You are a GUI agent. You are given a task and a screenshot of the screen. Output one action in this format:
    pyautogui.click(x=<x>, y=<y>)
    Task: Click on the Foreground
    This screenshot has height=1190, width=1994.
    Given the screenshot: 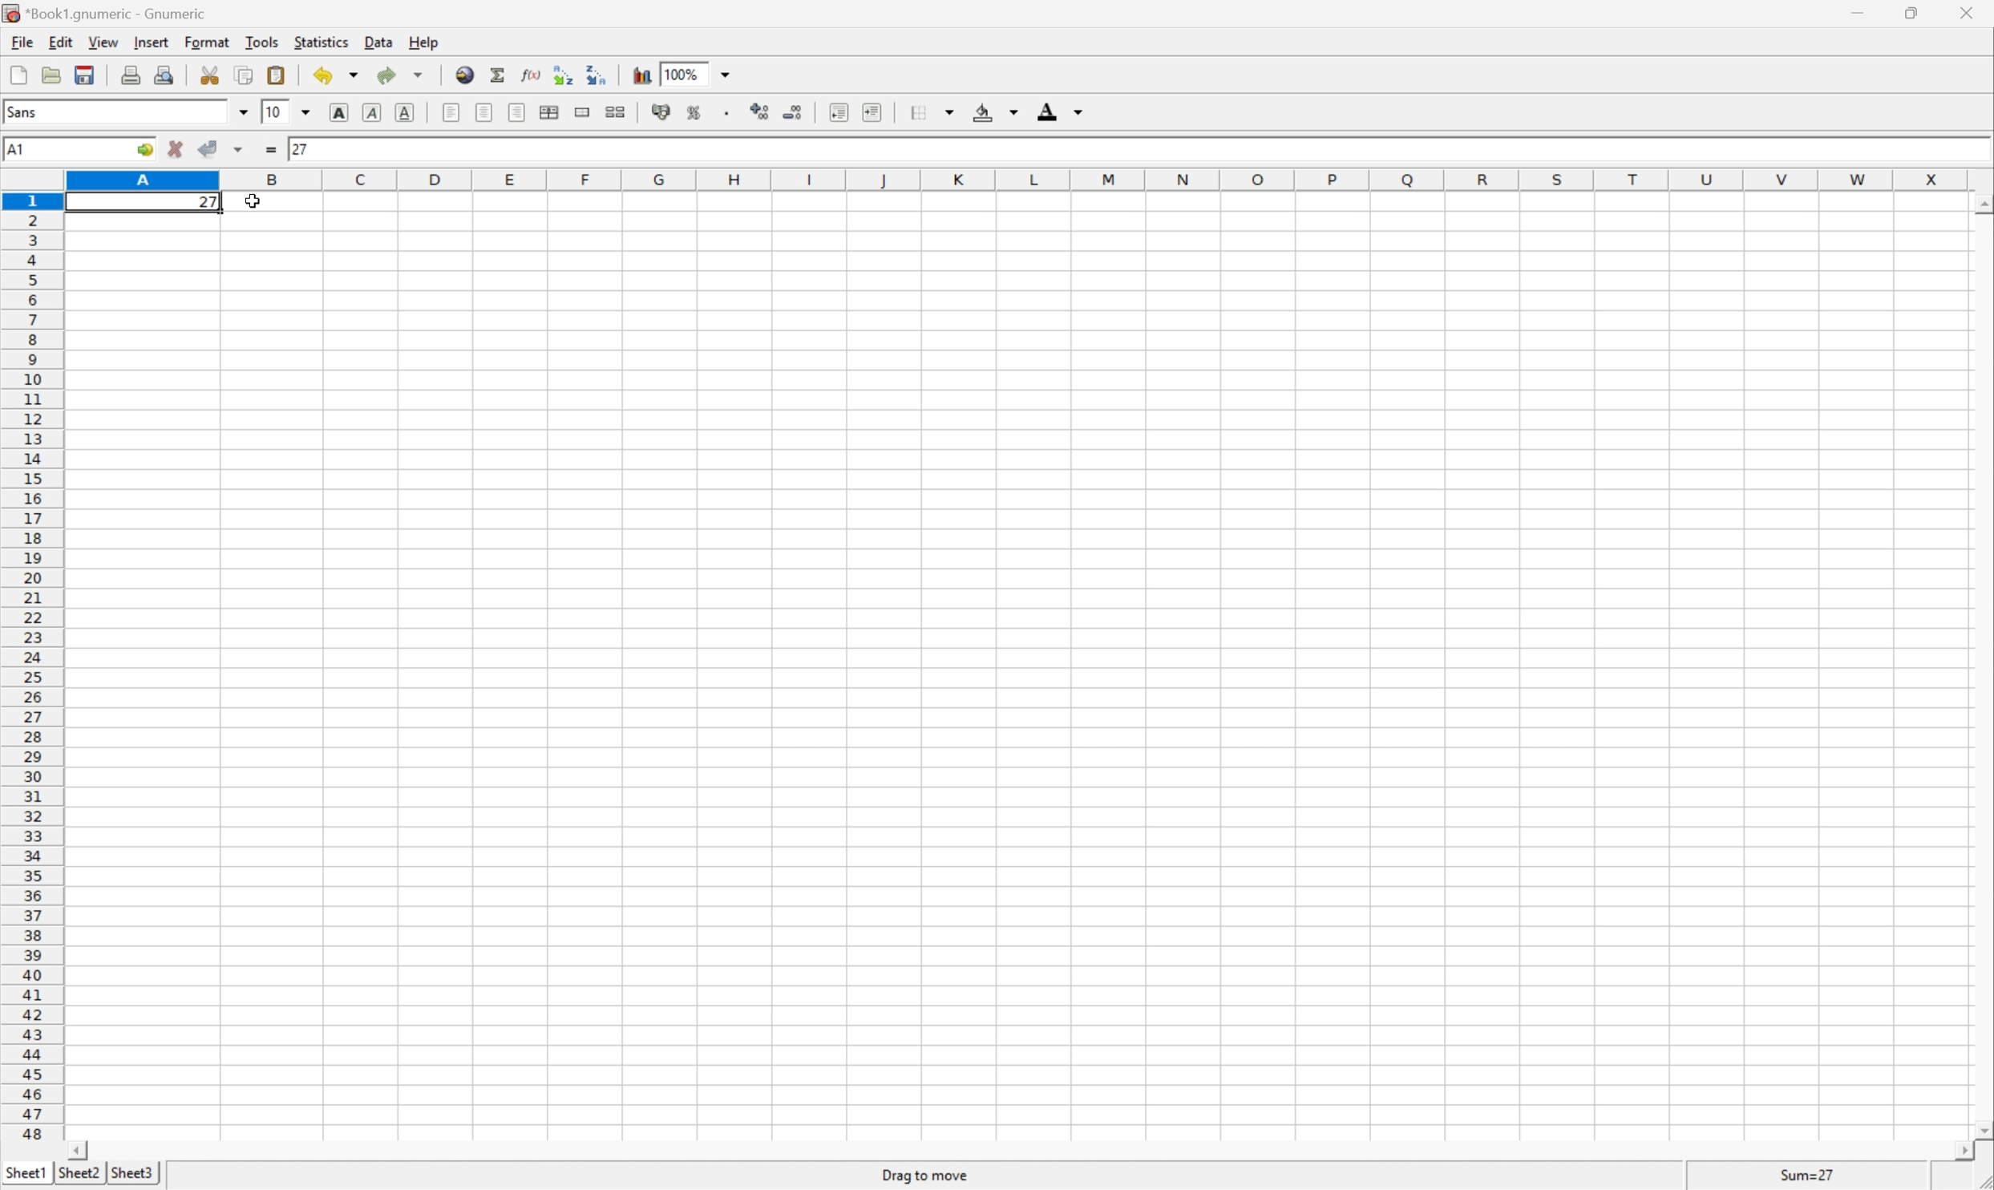 What is the action you would take?
    pyautogui.click(x=1059, y=109)
    